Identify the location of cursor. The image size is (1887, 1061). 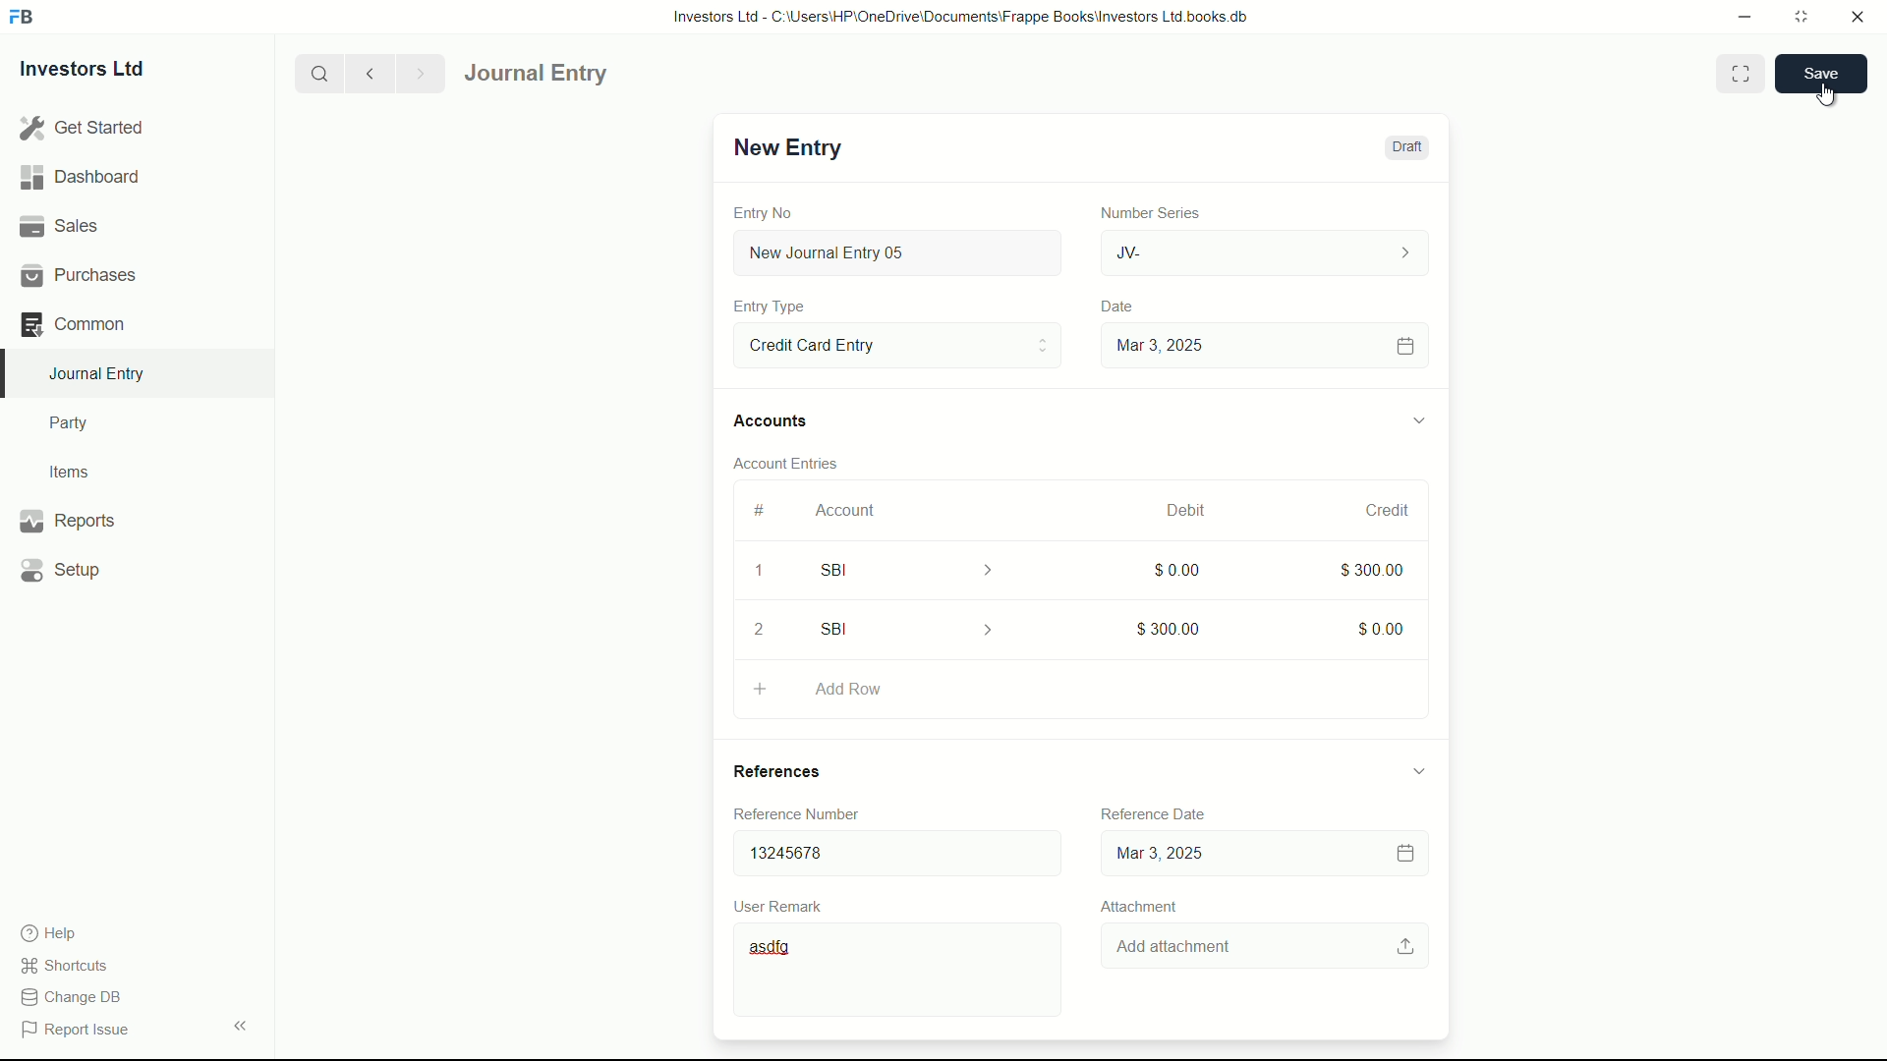
(1828, 91).